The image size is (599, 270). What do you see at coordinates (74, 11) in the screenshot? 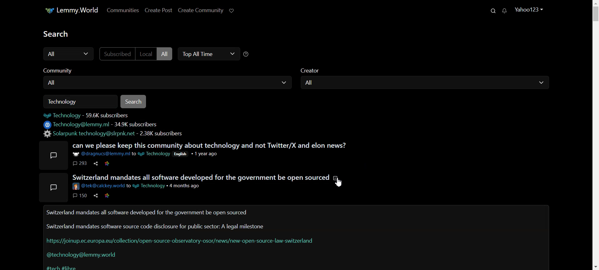
I see `Home Page` at bounding box center [74, 11].